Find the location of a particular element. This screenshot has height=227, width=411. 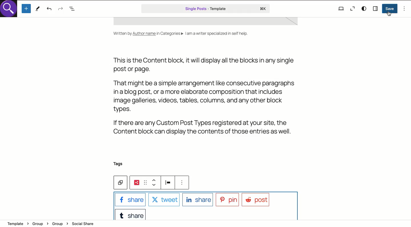

View is located at coordinates (341, 8).